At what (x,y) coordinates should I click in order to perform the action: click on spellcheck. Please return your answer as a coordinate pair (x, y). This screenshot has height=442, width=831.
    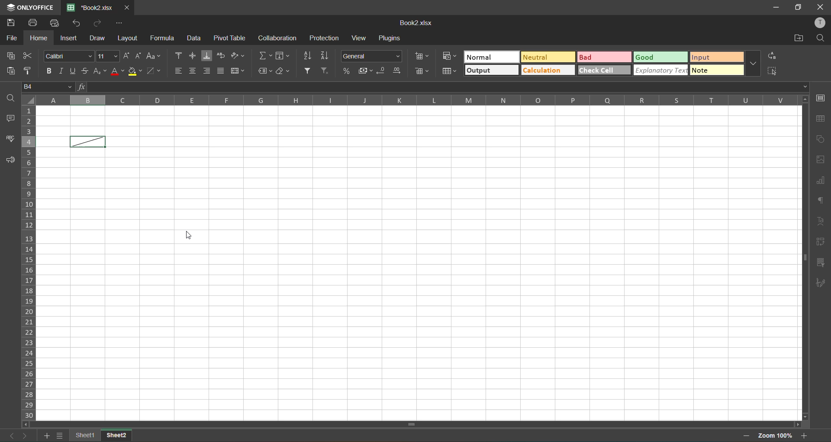
    Looking at the image, I should click on (9, 140).